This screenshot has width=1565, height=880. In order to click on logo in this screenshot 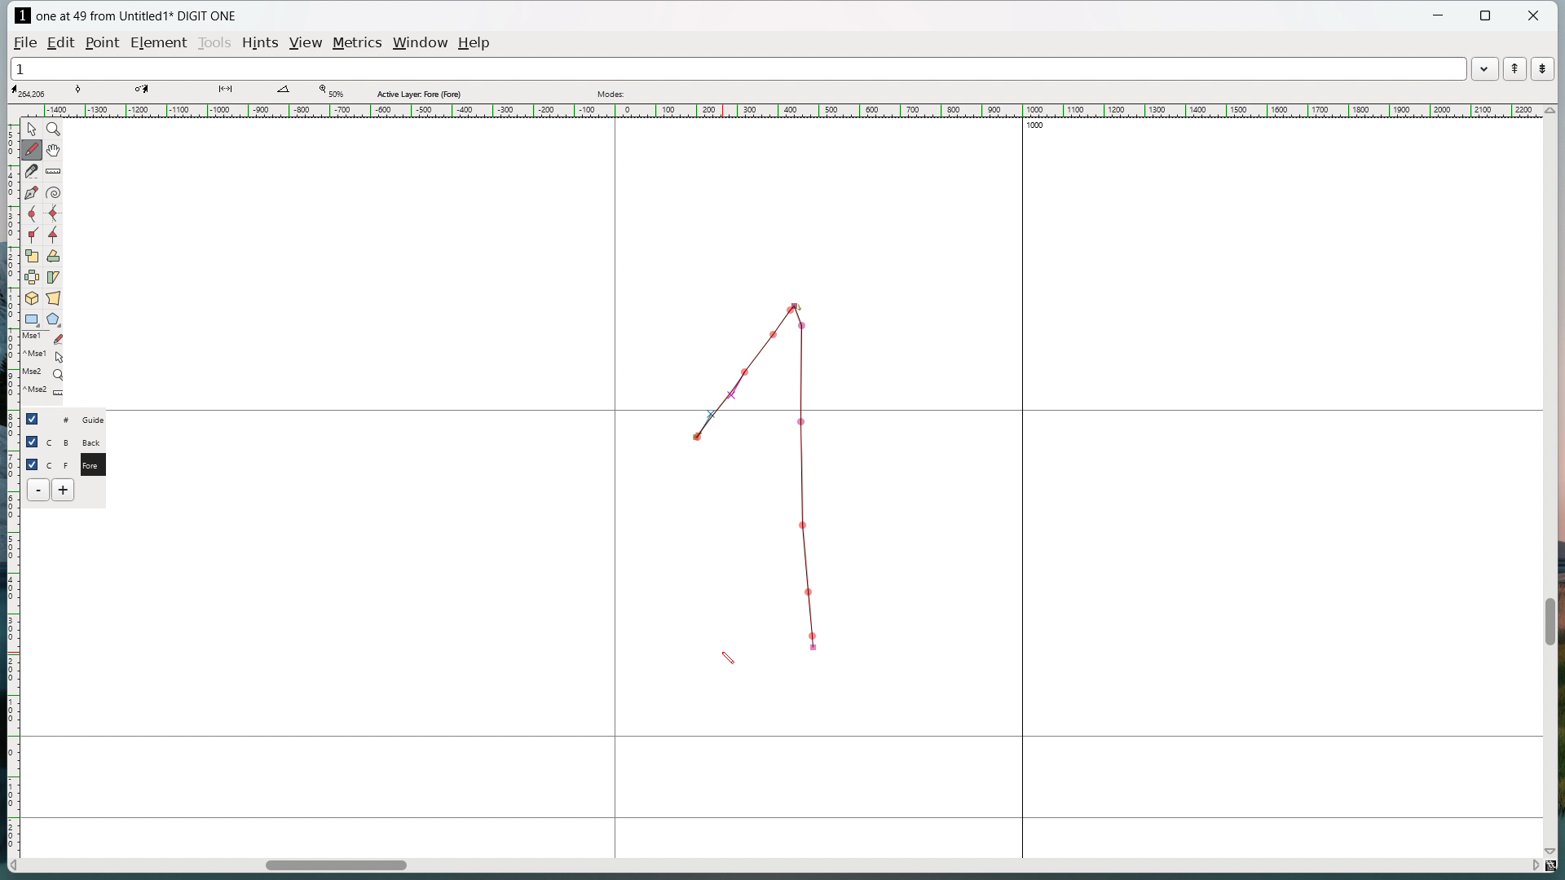, I will do `click(22, 15)`.